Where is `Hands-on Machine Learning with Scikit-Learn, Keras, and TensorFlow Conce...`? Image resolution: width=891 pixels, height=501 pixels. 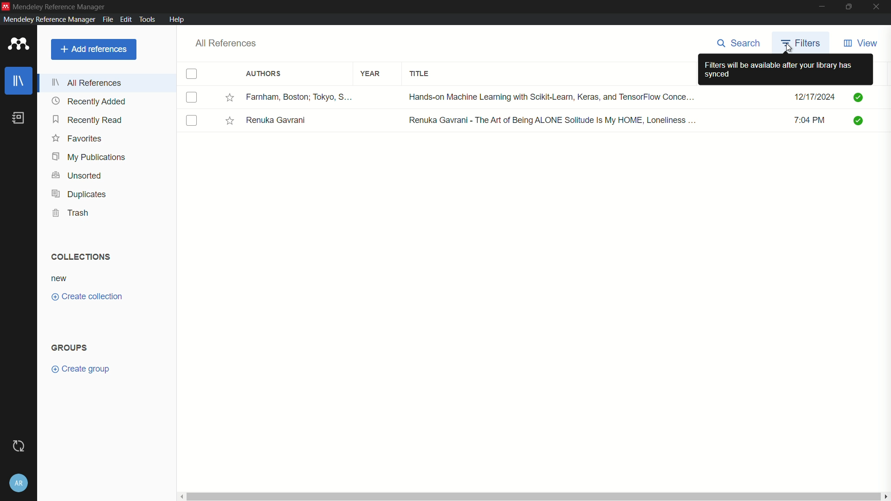
Hands-on Machine Learning with Scikit-Learn, Keras, and TensorFlow Conce... is located at coordinates (553, 96).